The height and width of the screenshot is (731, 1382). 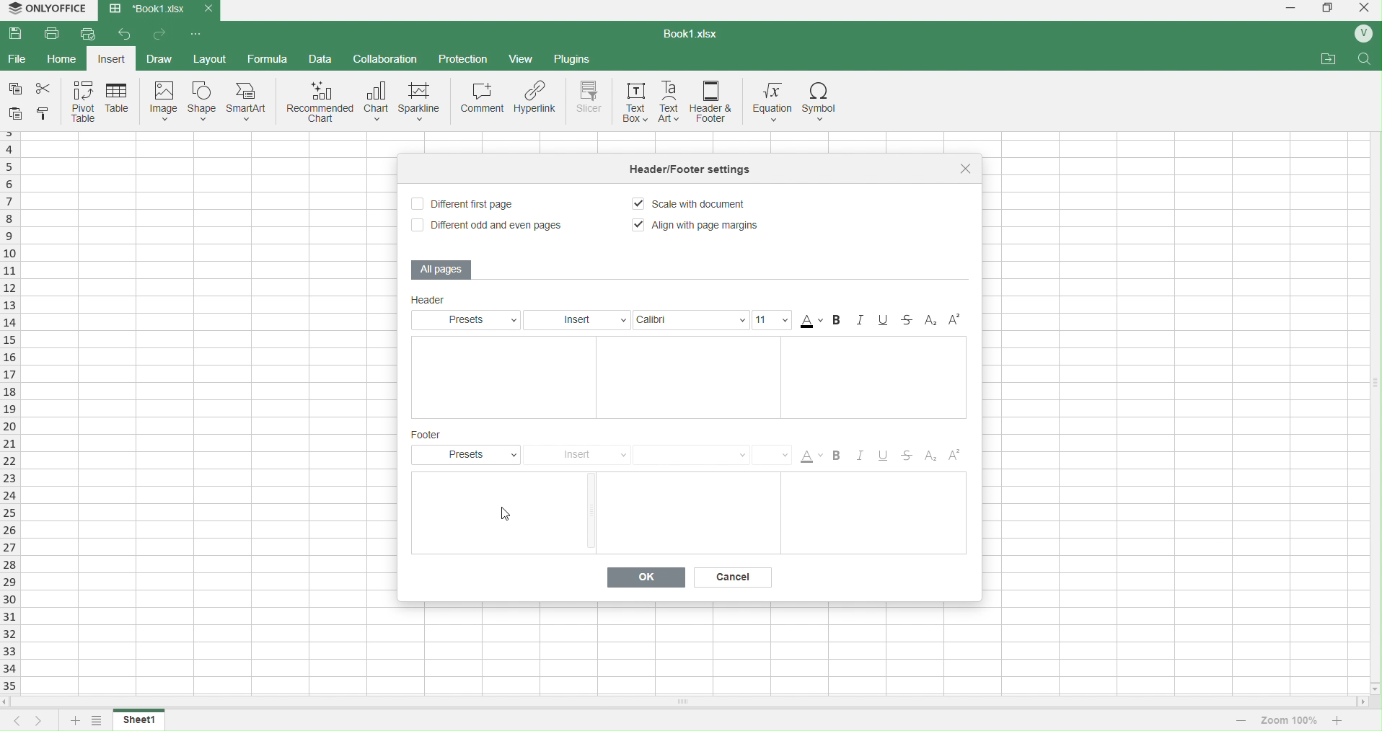 I want to click on collaboration, so click(x=387, y=58).